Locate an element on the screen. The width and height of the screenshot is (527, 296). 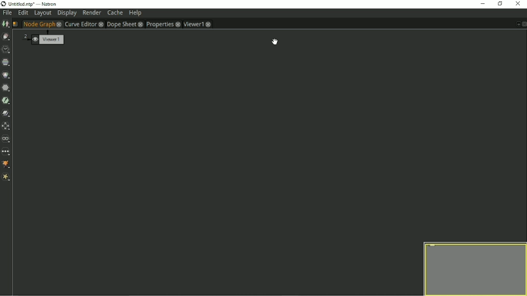
Cache is located at coordinates (115, 13).